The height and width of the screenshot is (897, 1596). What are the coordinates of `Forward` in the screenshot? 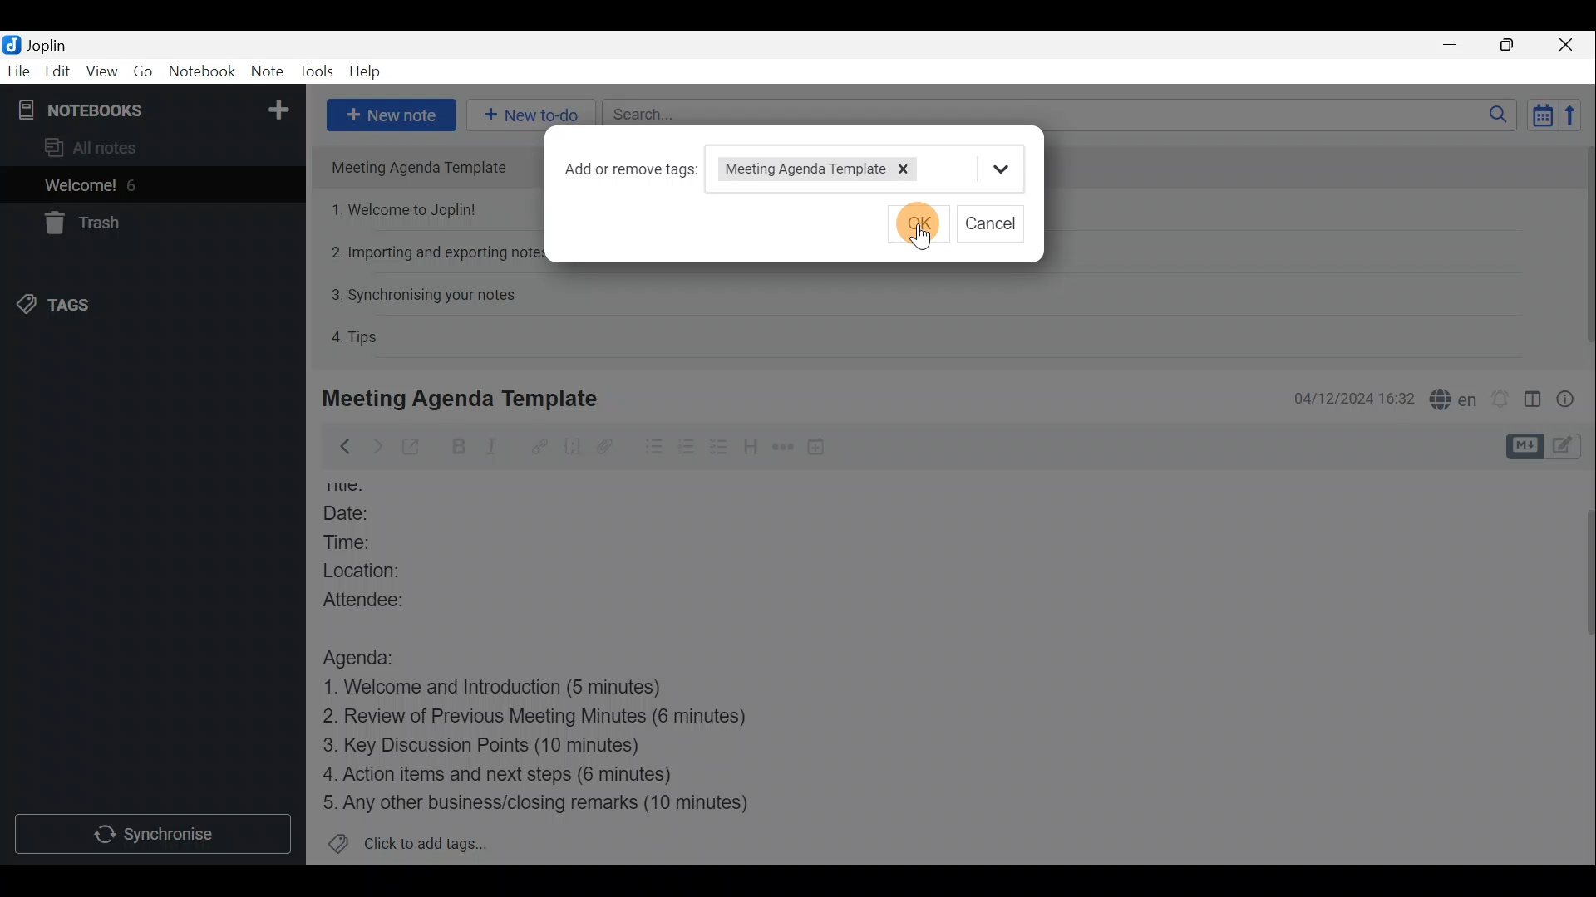 It's located at (375, 446).